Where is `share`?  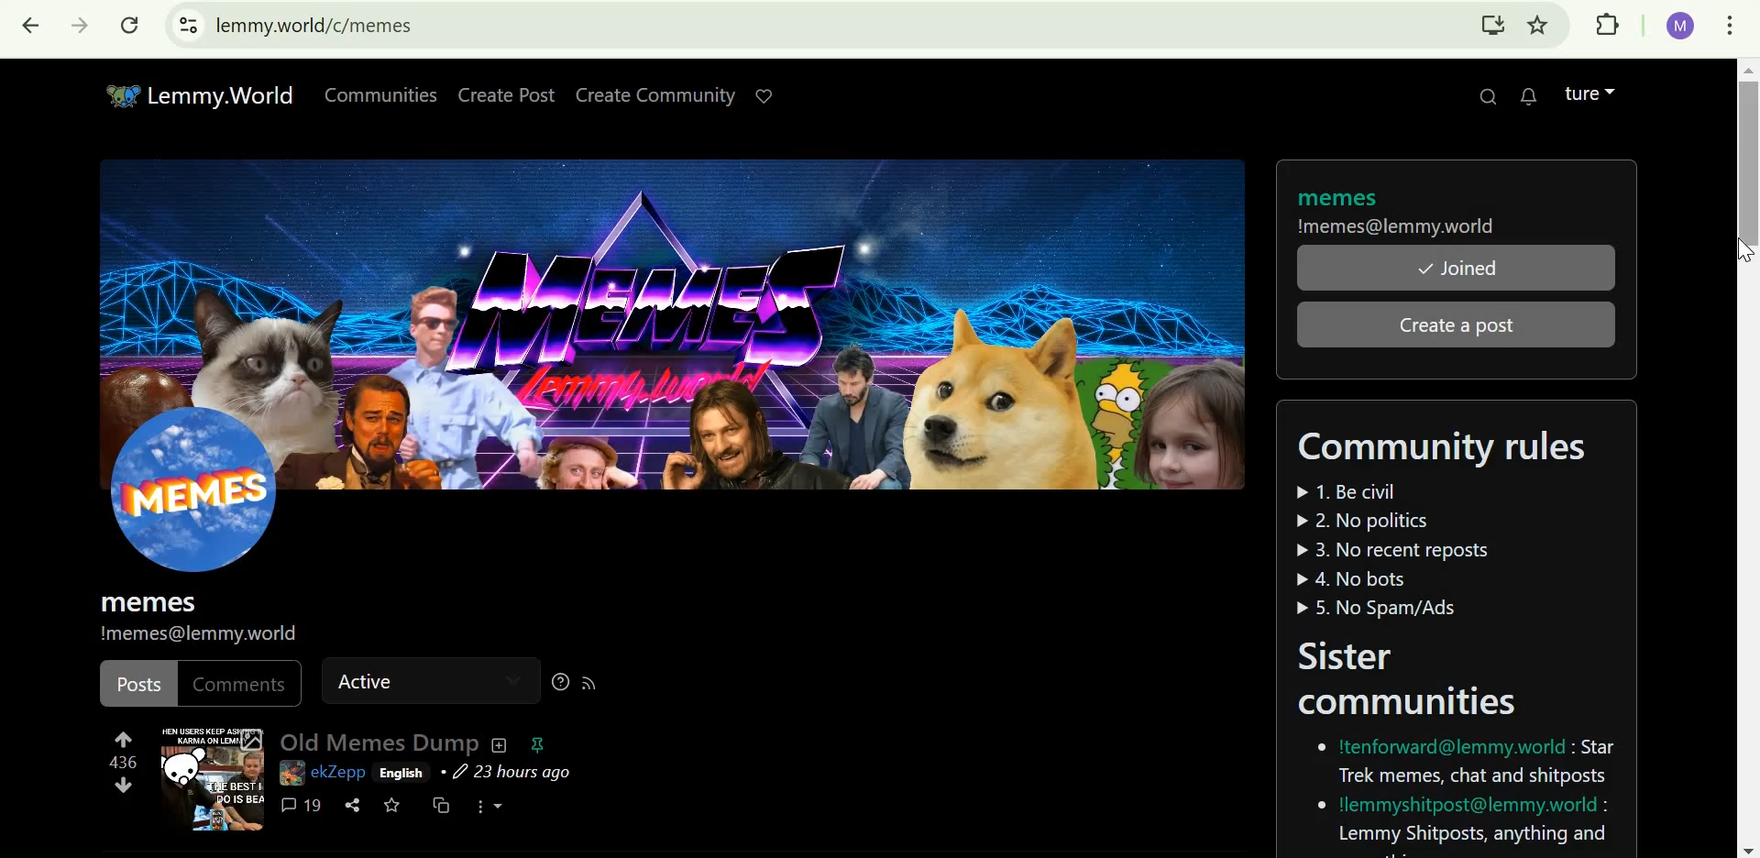
share is located at coordinates (351, 804).